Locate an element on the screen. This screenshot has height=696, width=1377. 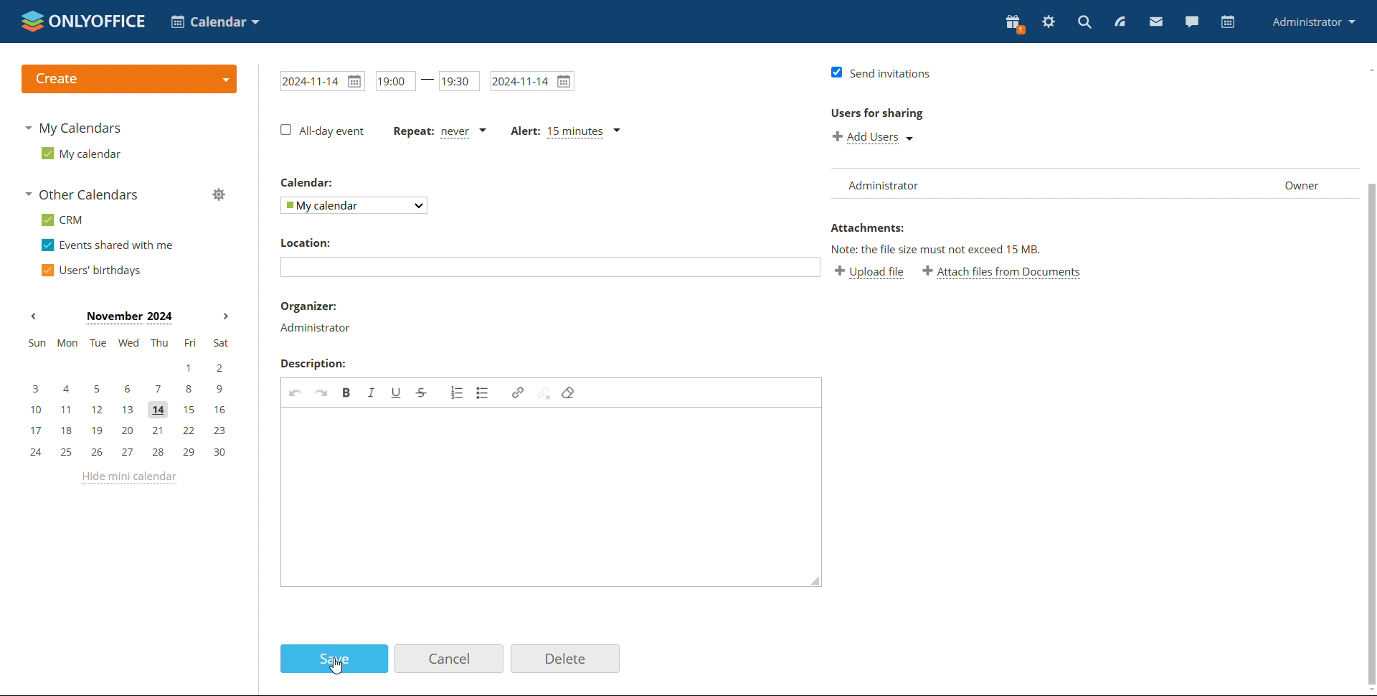
scroll up is located at coordinates (1368, 69).